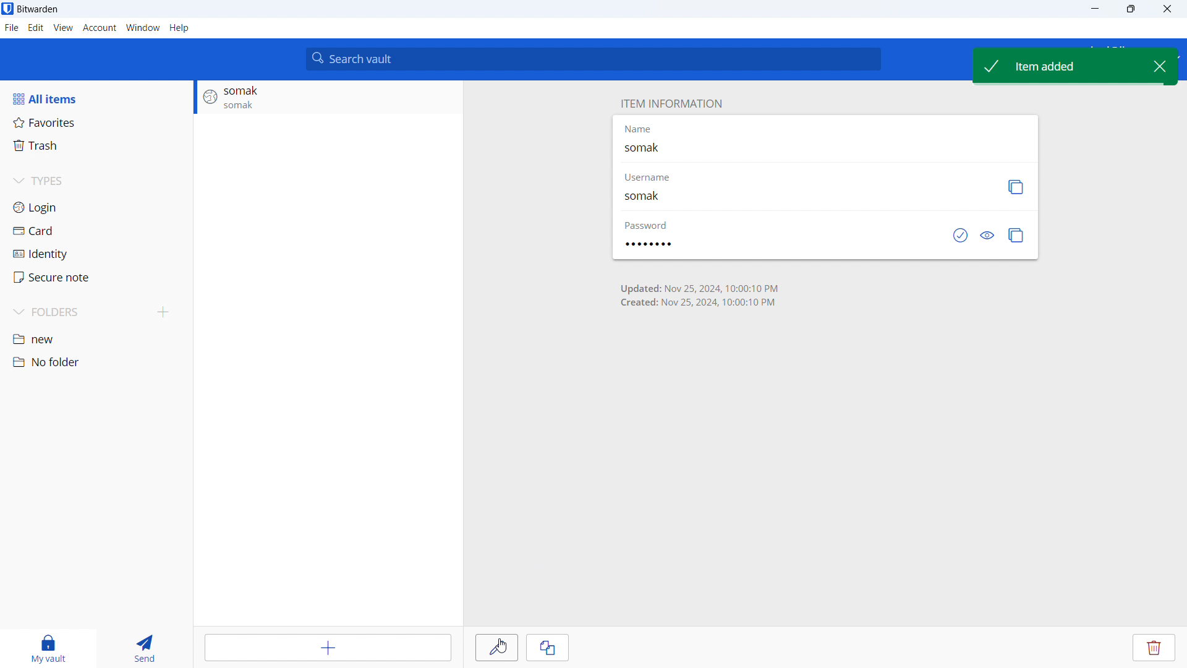 The image size is (1187, 668). What do you see at coordinates (1167, 9) in the screenshot?
I see `close` at bounding box center [1167, 9].